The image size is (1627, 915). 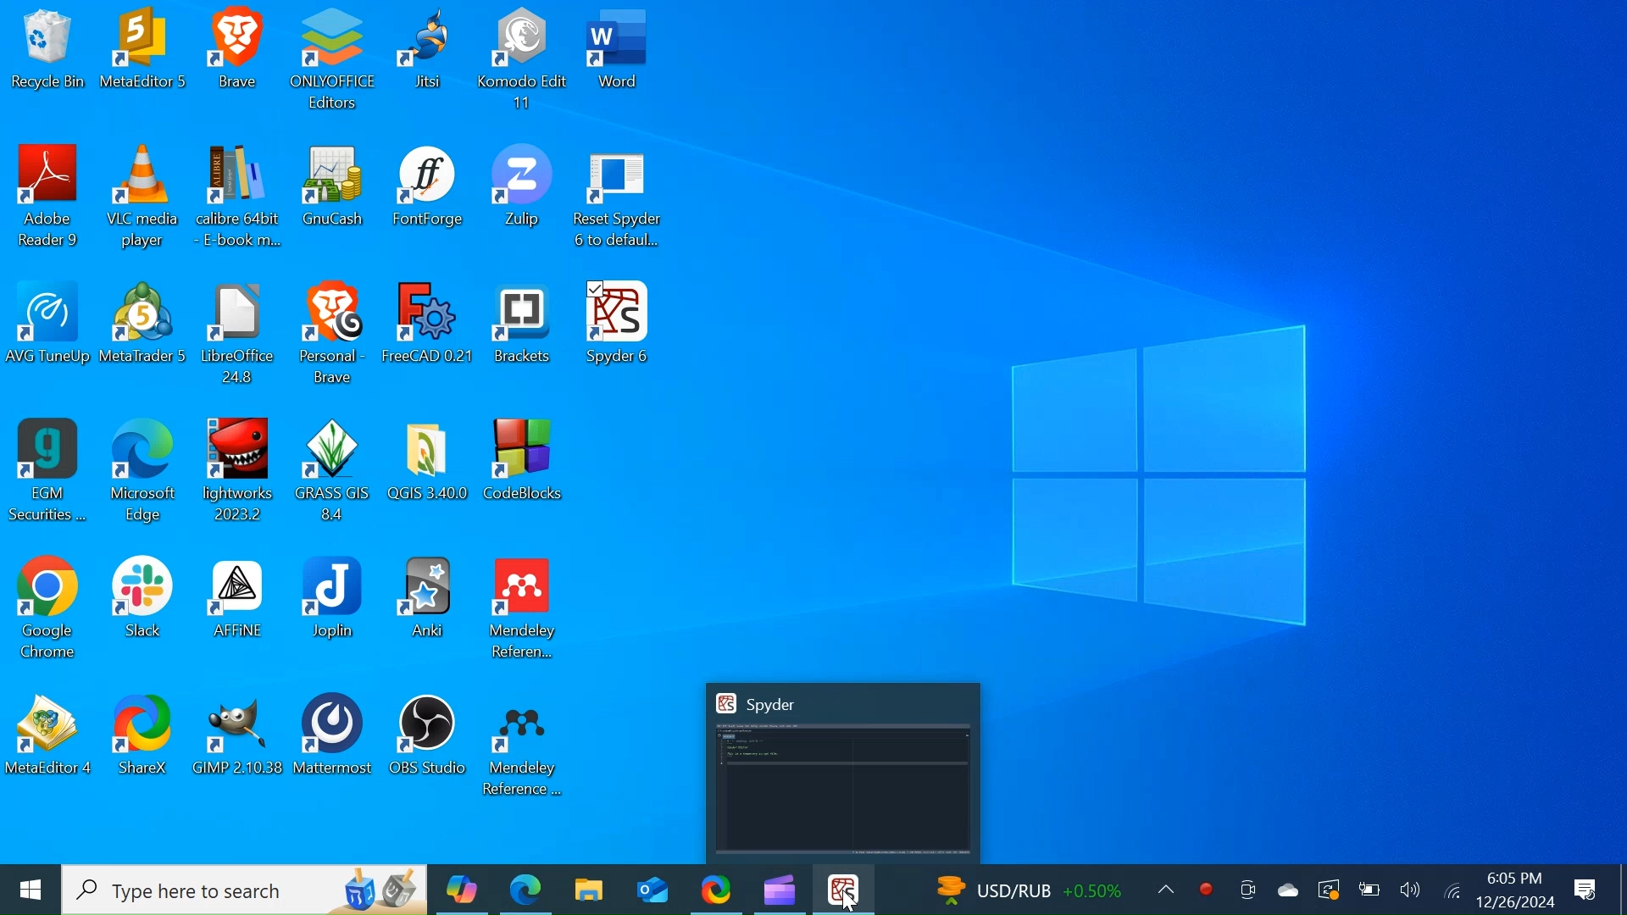 What do you see at coordinates (430, 200) in the screenshot?
I see `FontForge Desktop Icon` at bounding box center [430, 200].